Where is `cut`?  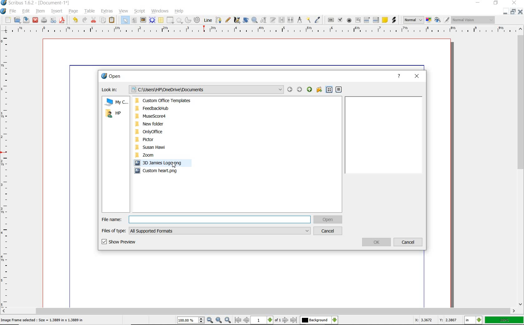
cut is located at coordinates (93, 20).